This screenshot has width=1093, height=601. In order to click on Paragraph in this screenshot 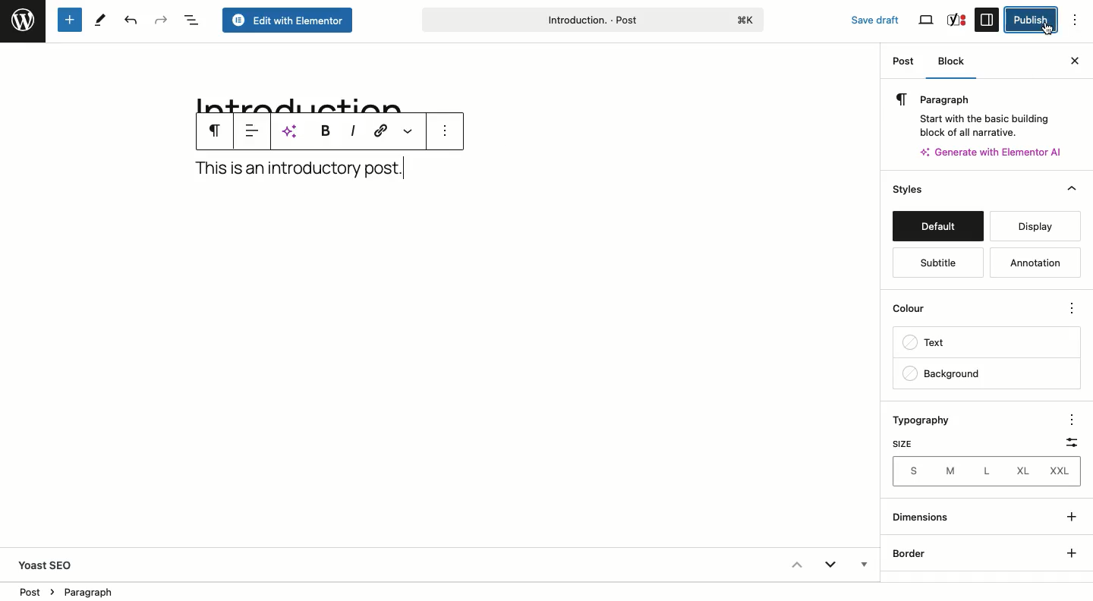, I will do `click(981, 112)`.